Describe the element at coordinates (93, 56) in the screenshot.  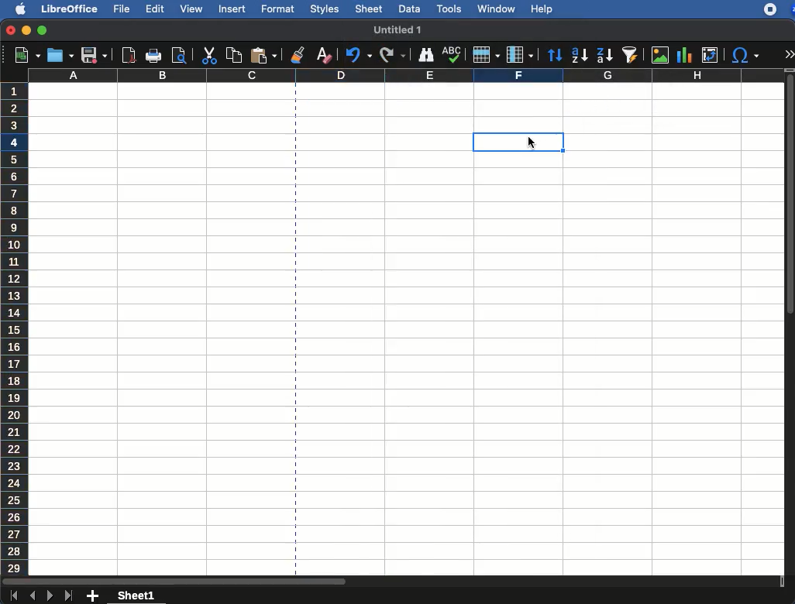
I see `save` at that location.